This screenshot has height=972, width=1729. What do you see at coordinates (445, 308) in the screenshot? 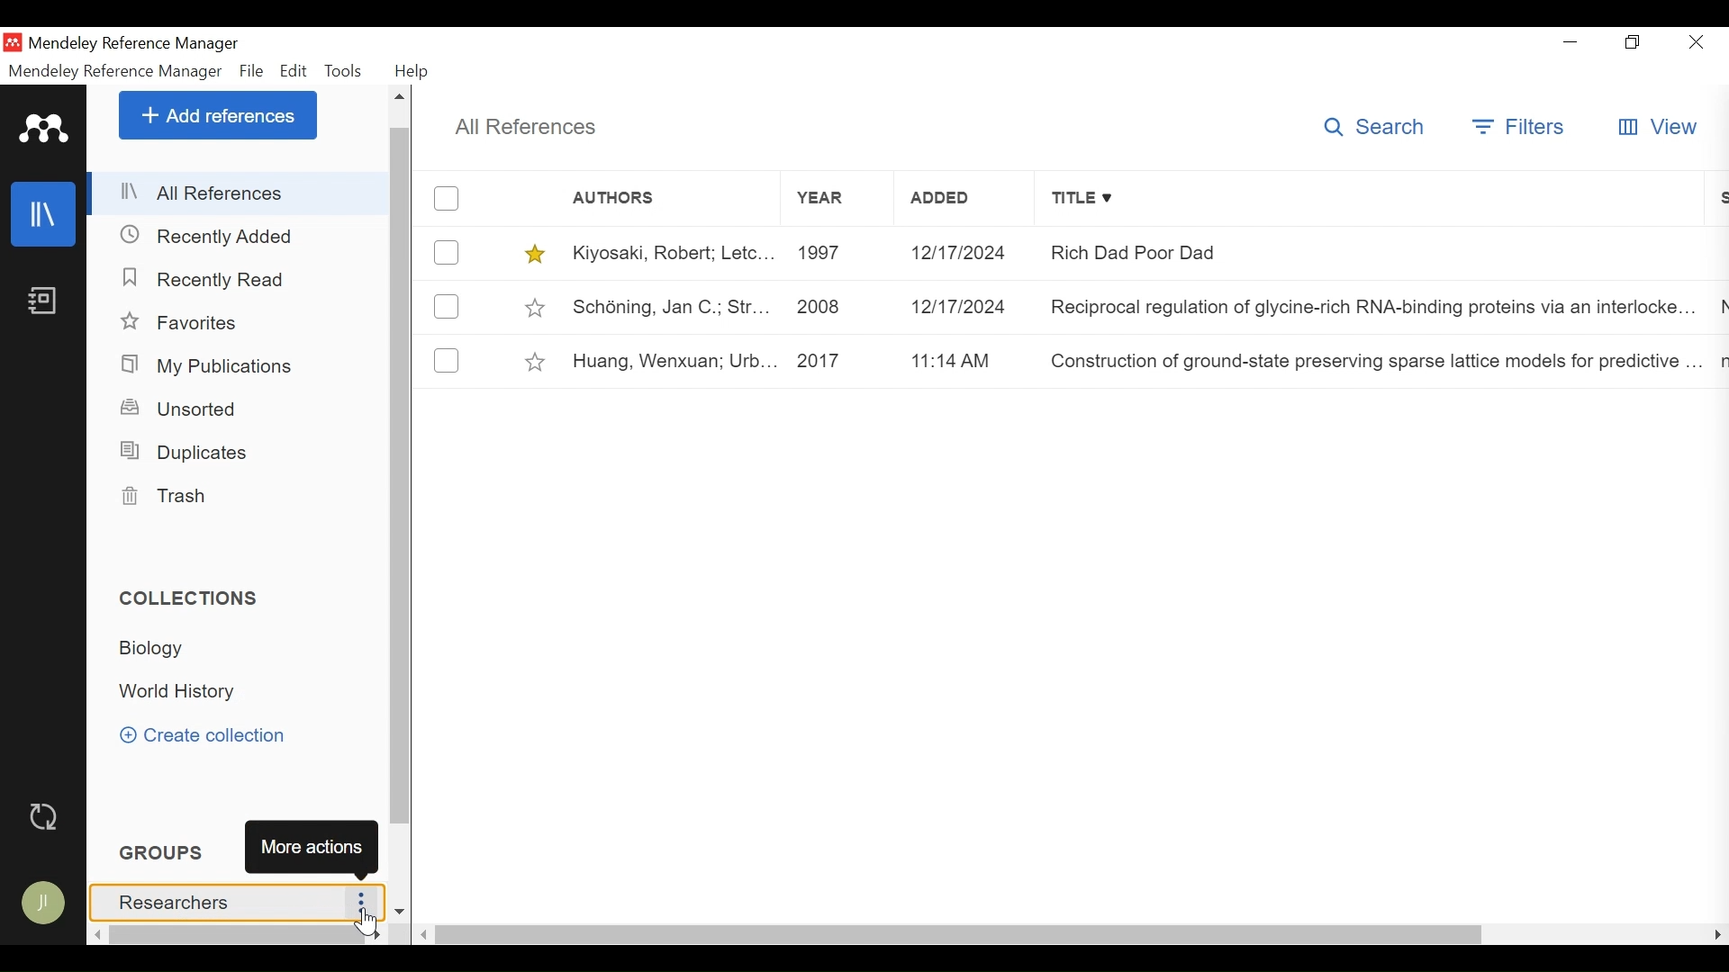
I see `(un)select` at bounding box center [445, 308].